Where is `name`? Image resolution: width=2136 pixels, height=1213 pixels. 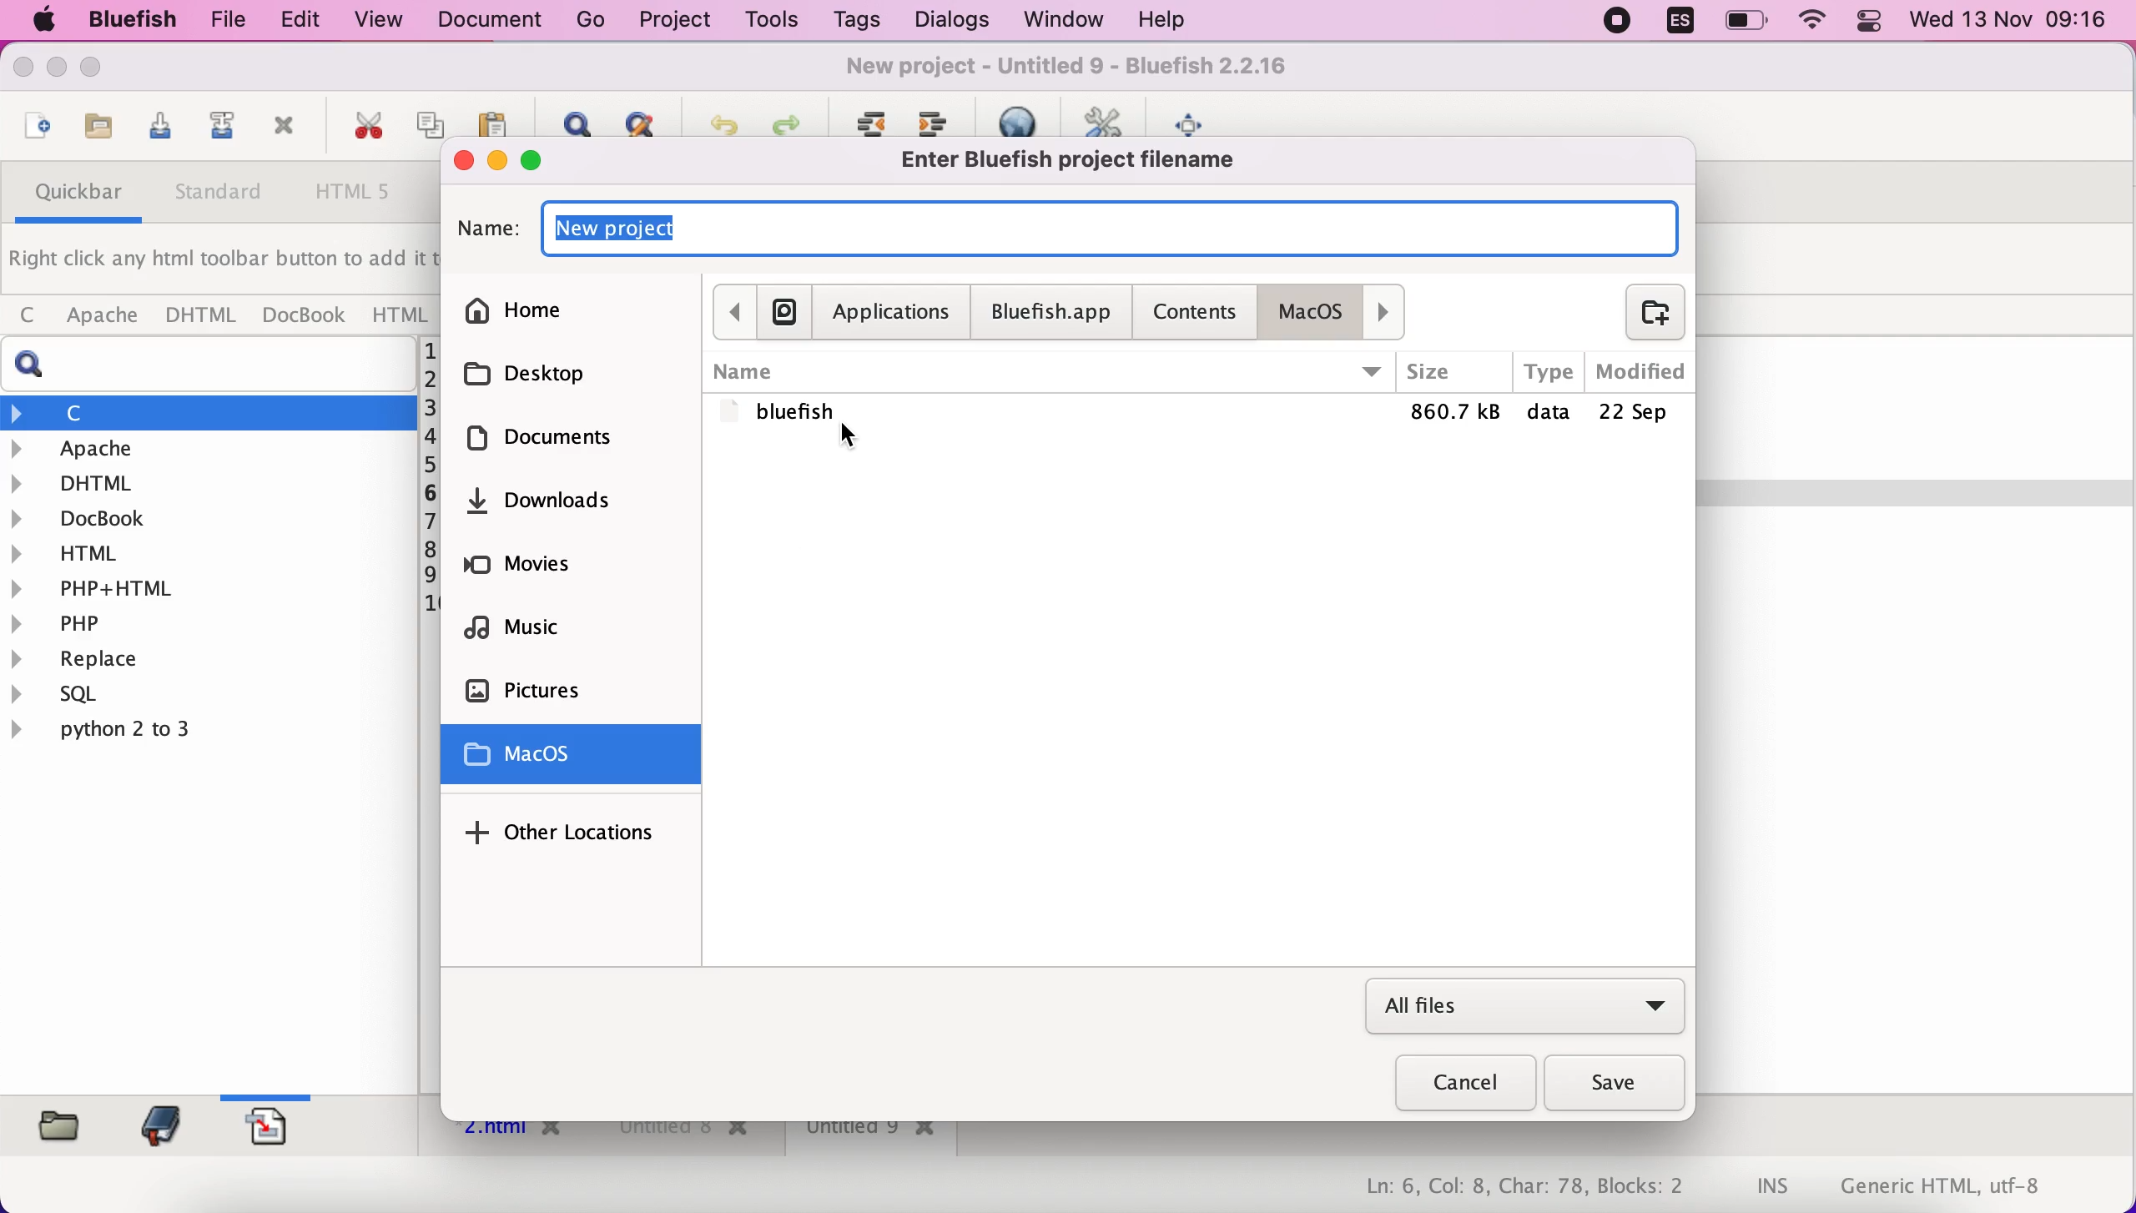
name is located at coordinates (1110, 226).